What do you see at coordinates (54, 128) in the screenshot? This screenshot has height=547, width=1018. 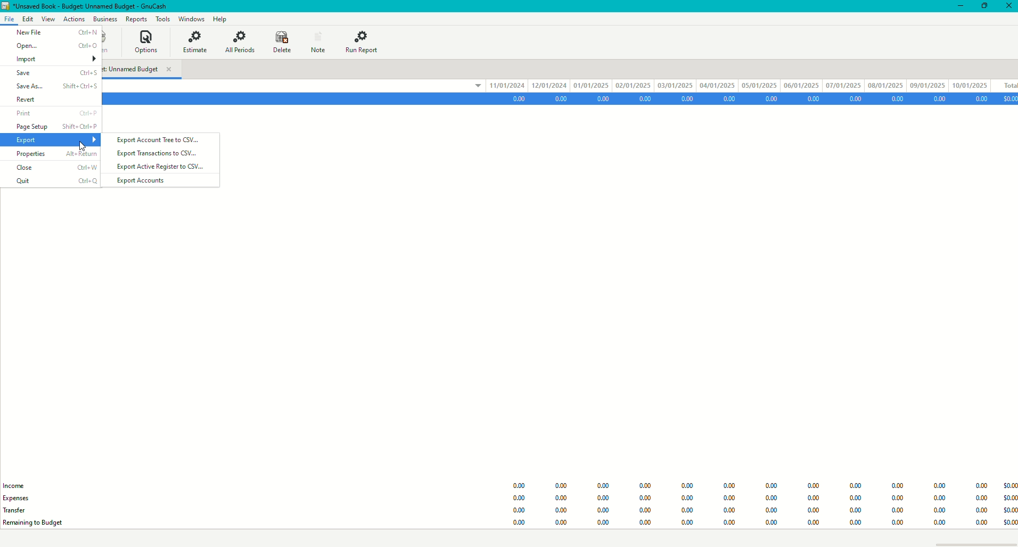 I see `Page Setup` at bounding box center [54, 128].